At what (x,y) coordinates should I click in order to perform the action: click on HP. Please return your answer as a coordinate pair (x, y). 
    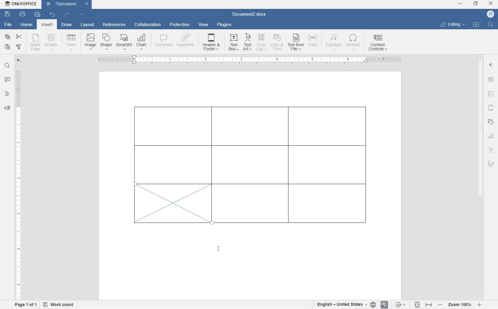
    Looking at the image, I should click on (490, 14).